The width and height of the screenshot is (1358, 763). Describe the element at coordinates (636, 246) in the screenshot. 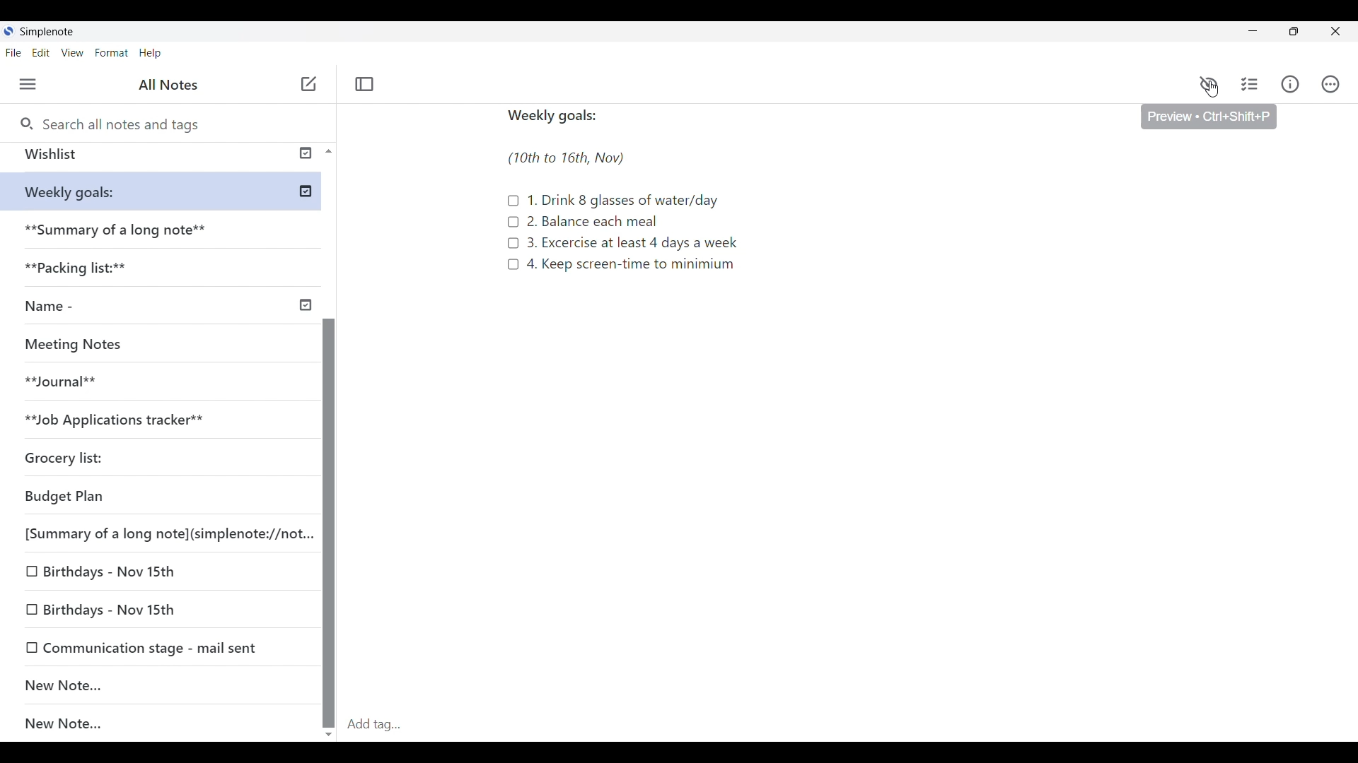

I see `3. Excercise at least 4 days a week` at that location.